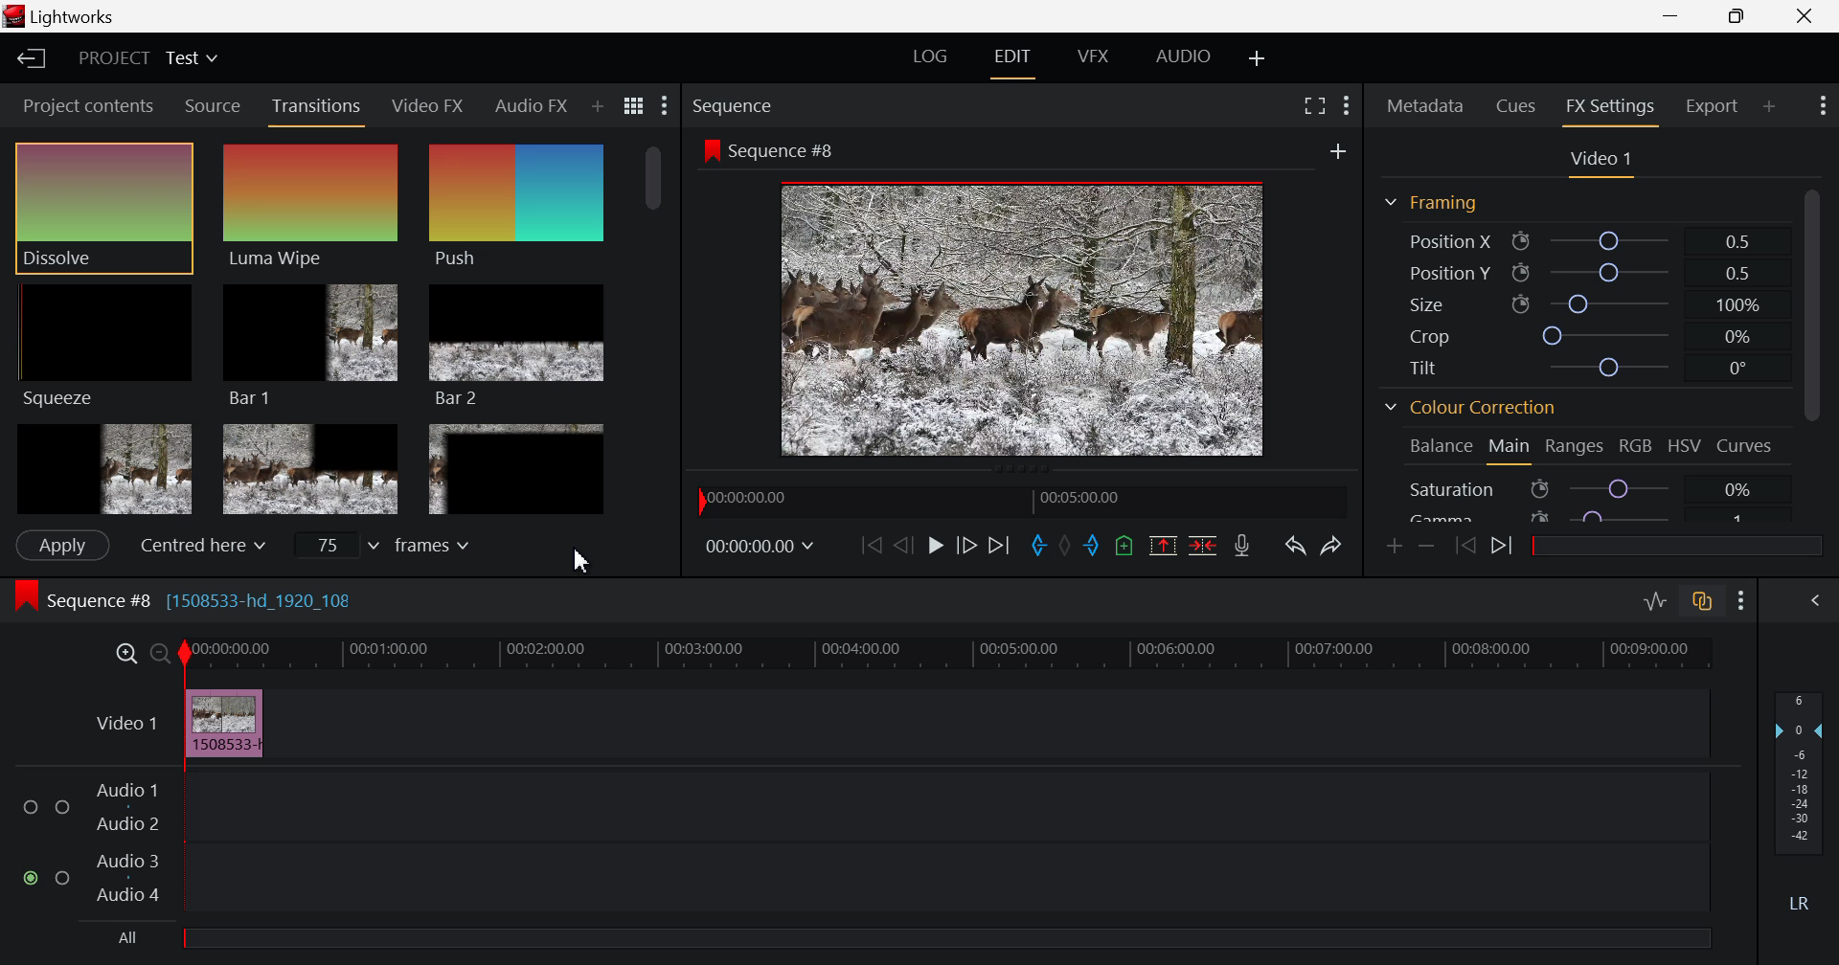  I want to click on Size, so click(1580, 302).